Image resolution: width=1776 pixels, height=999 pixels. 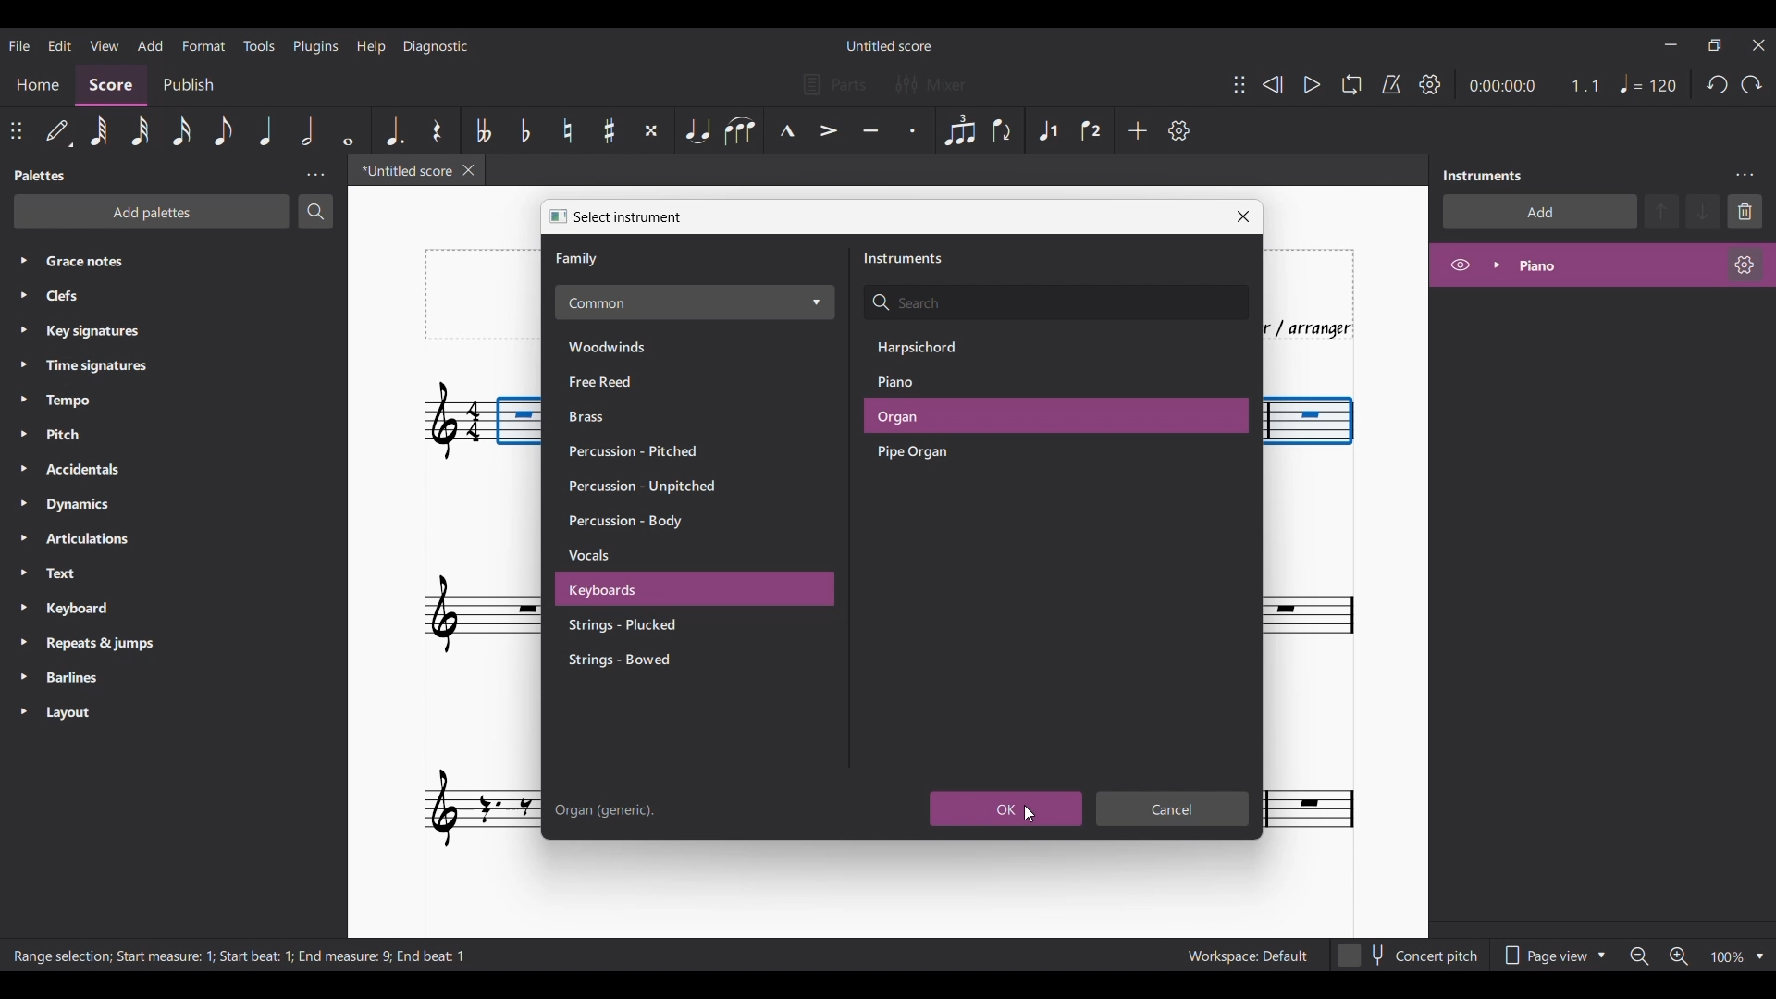 What do you see at coordinates (1758, 45) in the screenshot?
I see `Close interface` at bounding box center [1758, 45].